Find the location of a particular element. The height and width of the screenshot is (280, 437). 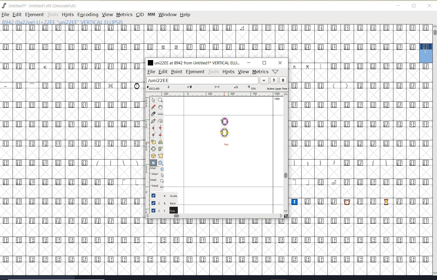

cursor events on the open new outline window is located at coordinates (158, 178).